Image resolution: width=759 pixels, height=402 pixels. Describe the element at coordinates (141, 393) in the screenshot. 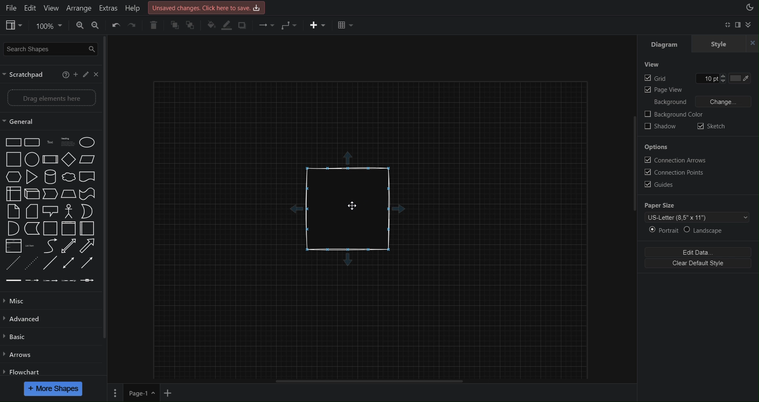

I see `Page 1` at that location.